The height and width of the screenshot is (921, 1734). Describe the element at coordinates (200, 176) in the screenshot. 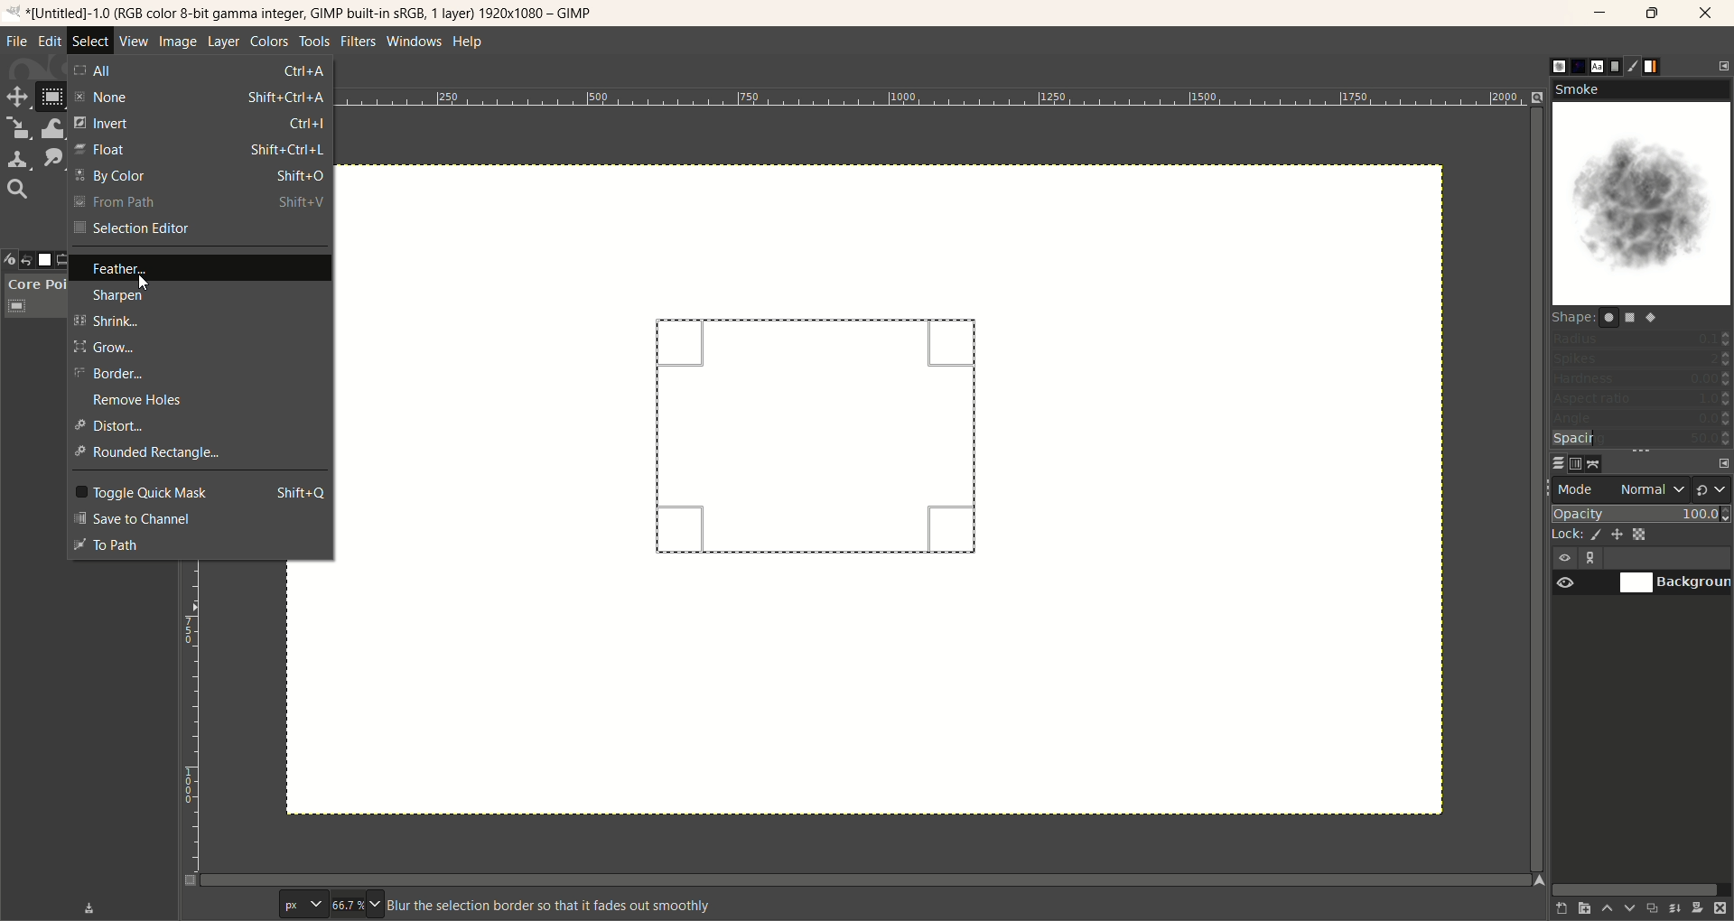

I see `by color` at that location.